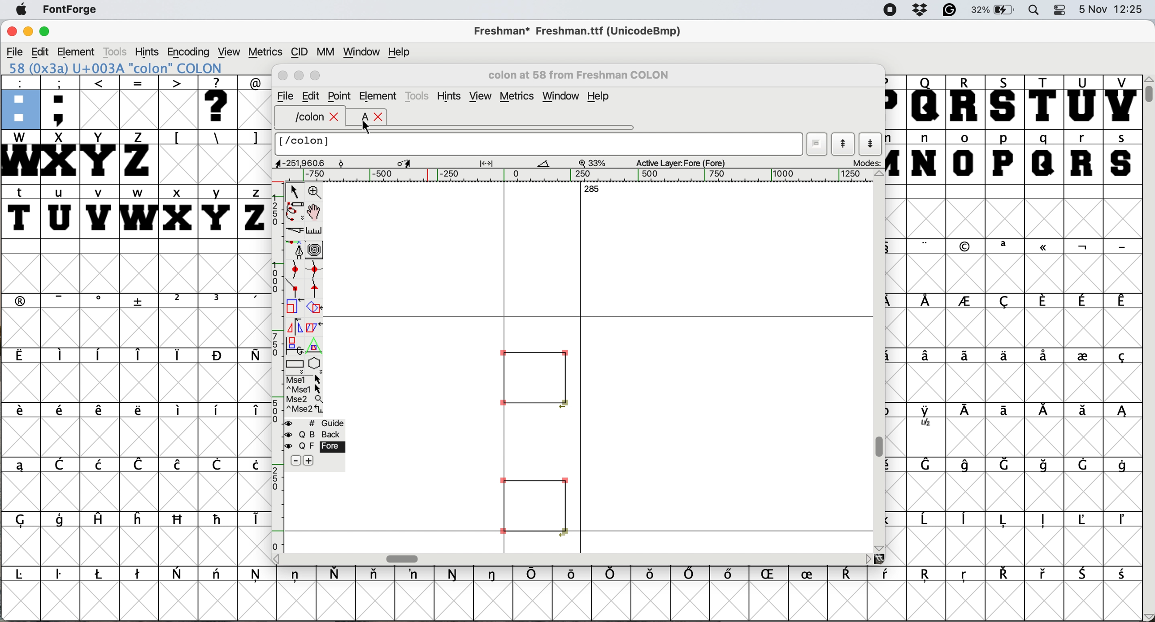  What do you see at coordinates (772, 575) in the screenshot?
I see `symbol` at bounding box center [772, 575].